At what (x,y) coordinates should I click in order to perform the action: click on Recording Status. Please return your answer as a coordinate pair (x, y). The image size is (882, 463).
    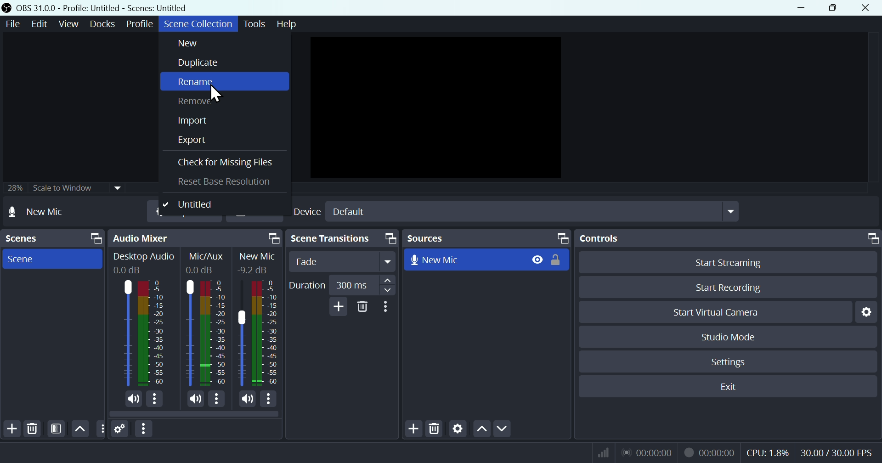
    Looking at the image, I should click on (709, 452).